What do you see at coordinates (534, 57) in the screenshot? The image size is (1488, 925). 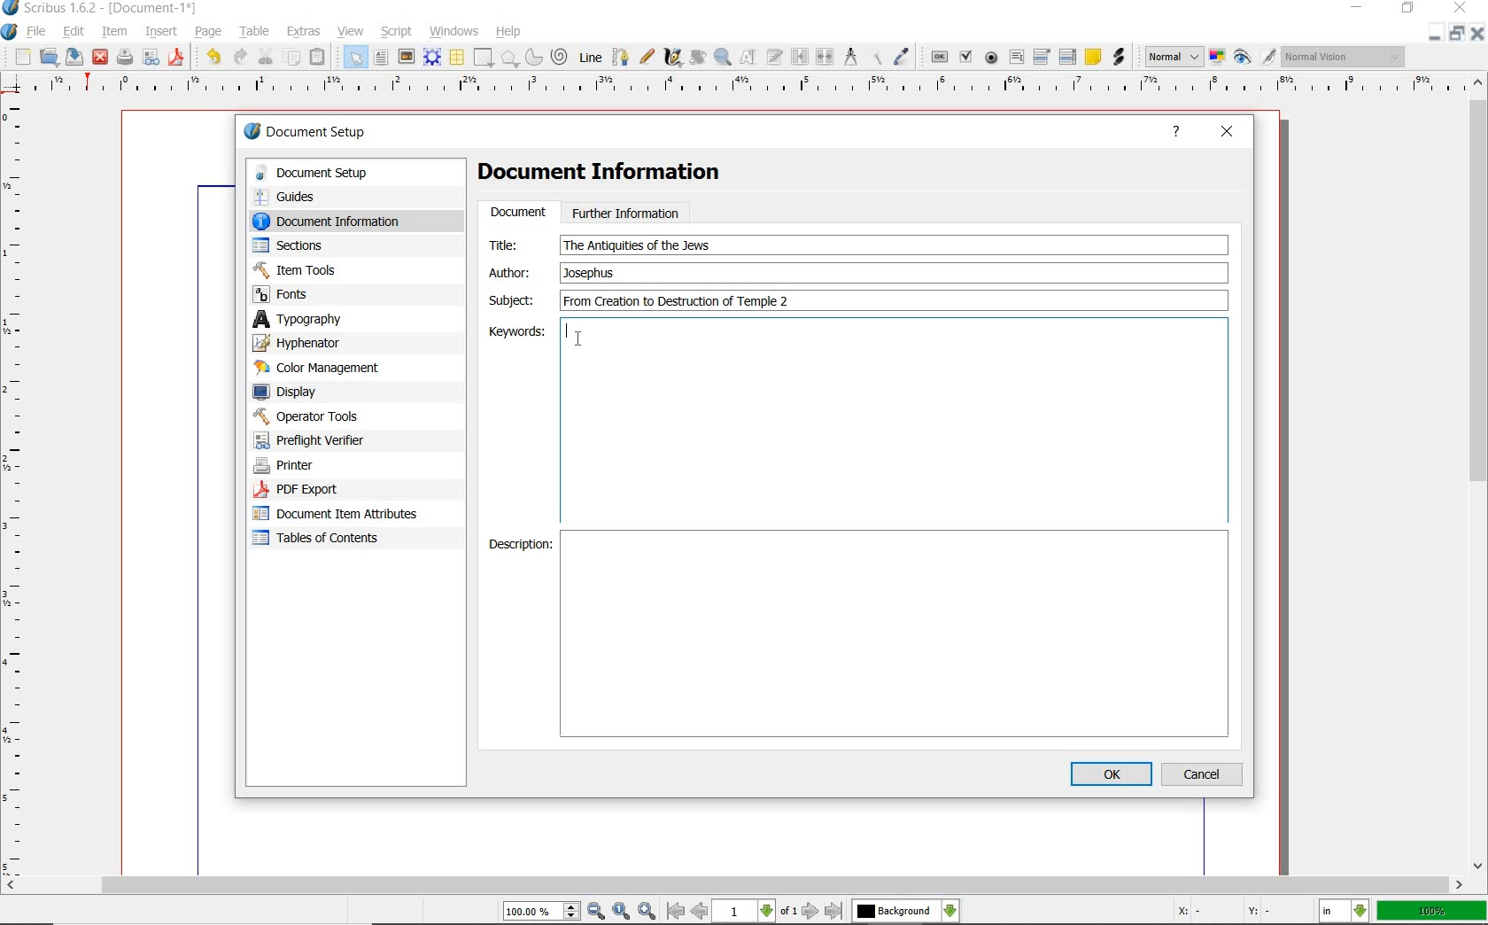 I see `arc` at bounding box center [534, 57].